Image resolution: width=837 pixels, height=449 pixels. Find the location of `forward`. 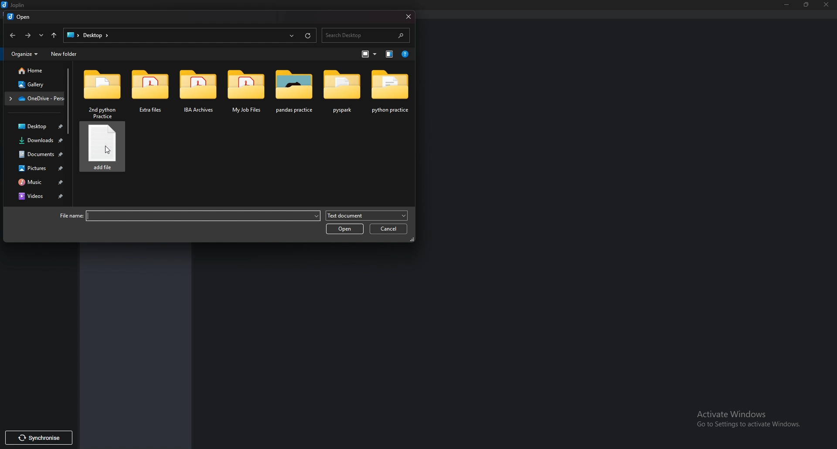

forward is located at coordinates (29, 35).